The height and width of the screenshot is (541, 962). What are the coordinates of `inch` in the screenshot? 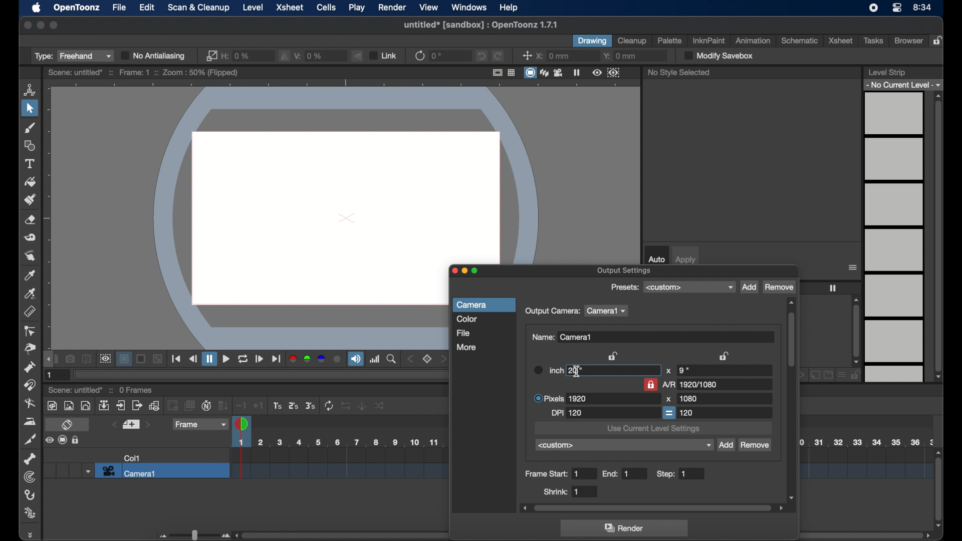 It's located at (548, 370).